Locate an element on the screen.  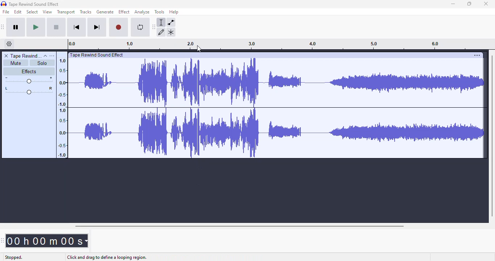
audacity time toolbar is located at coordinates (3, 240).